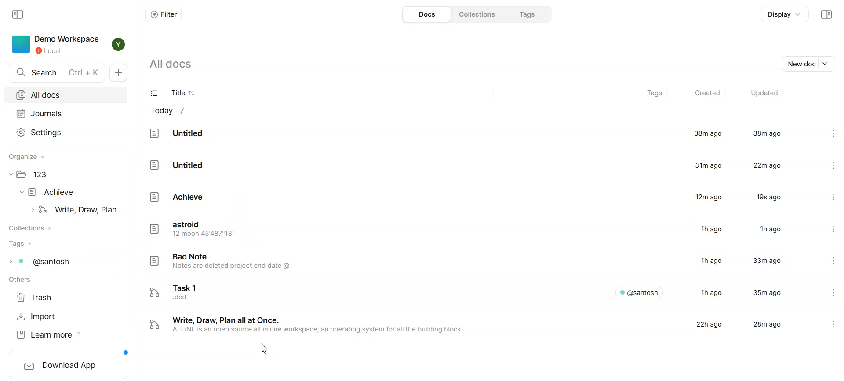 Image resolution: width=844 pixels, height=381 pixels. Describe the element at coordinates (473, 291) in the screenshot. I see `Doc File` at that location.